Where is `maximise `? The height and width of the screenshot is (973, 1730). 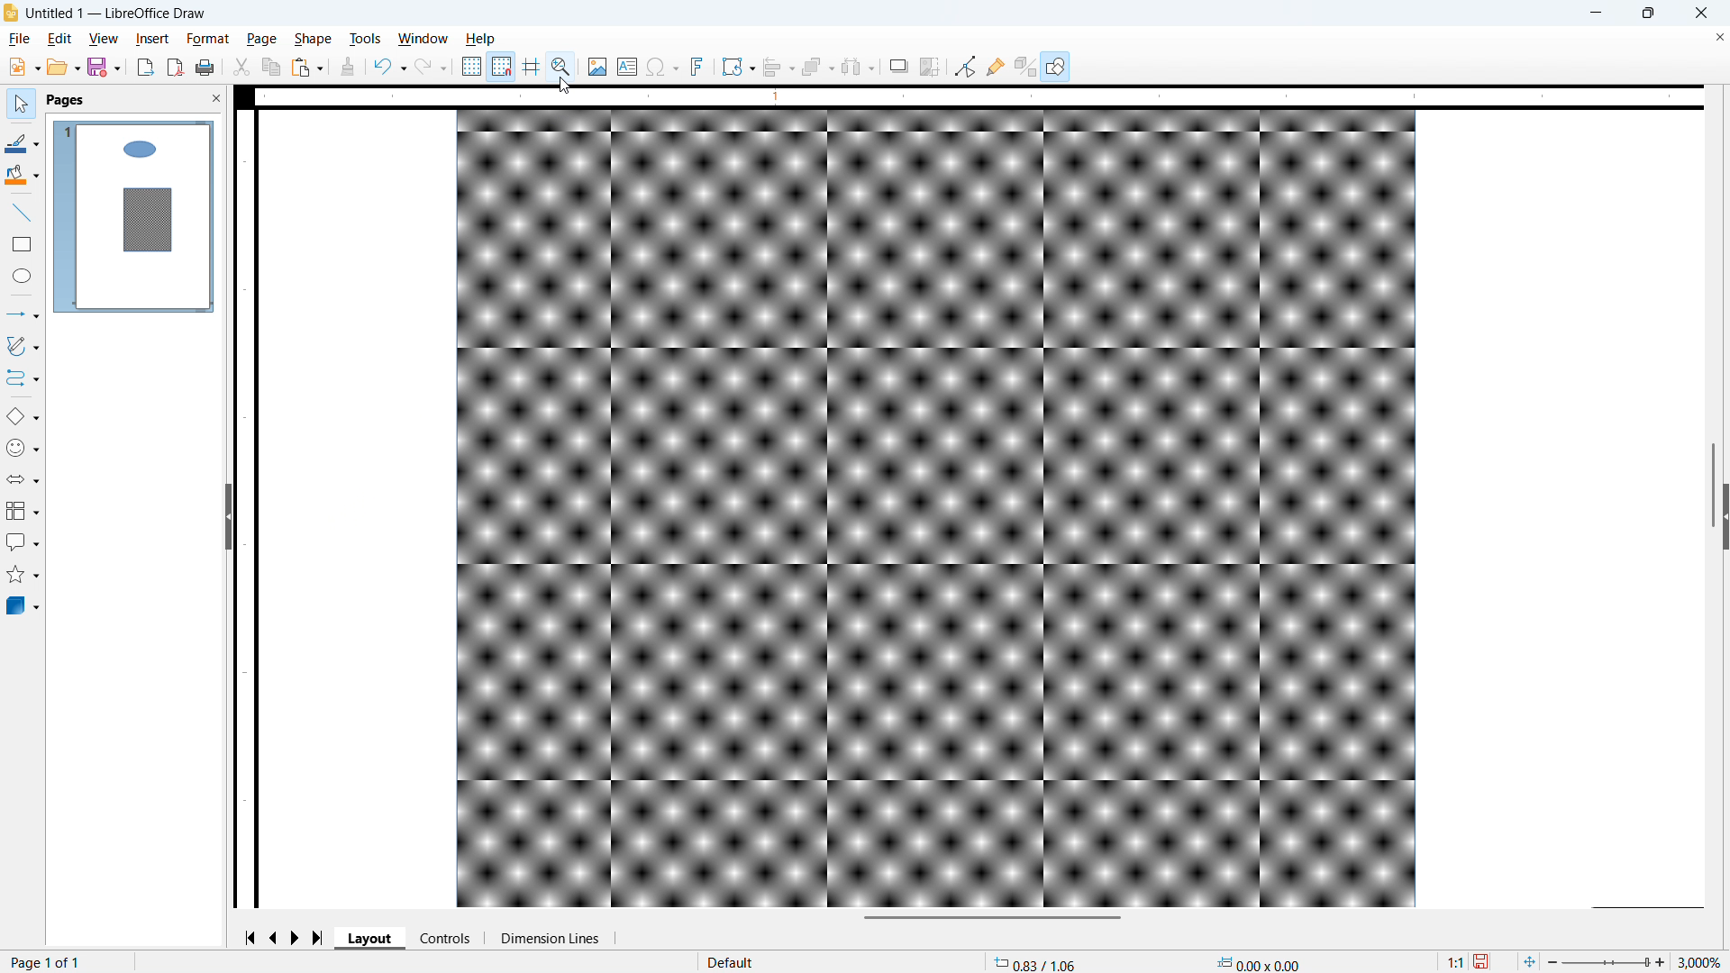 maximise  is located at coordinates (1647, 14).